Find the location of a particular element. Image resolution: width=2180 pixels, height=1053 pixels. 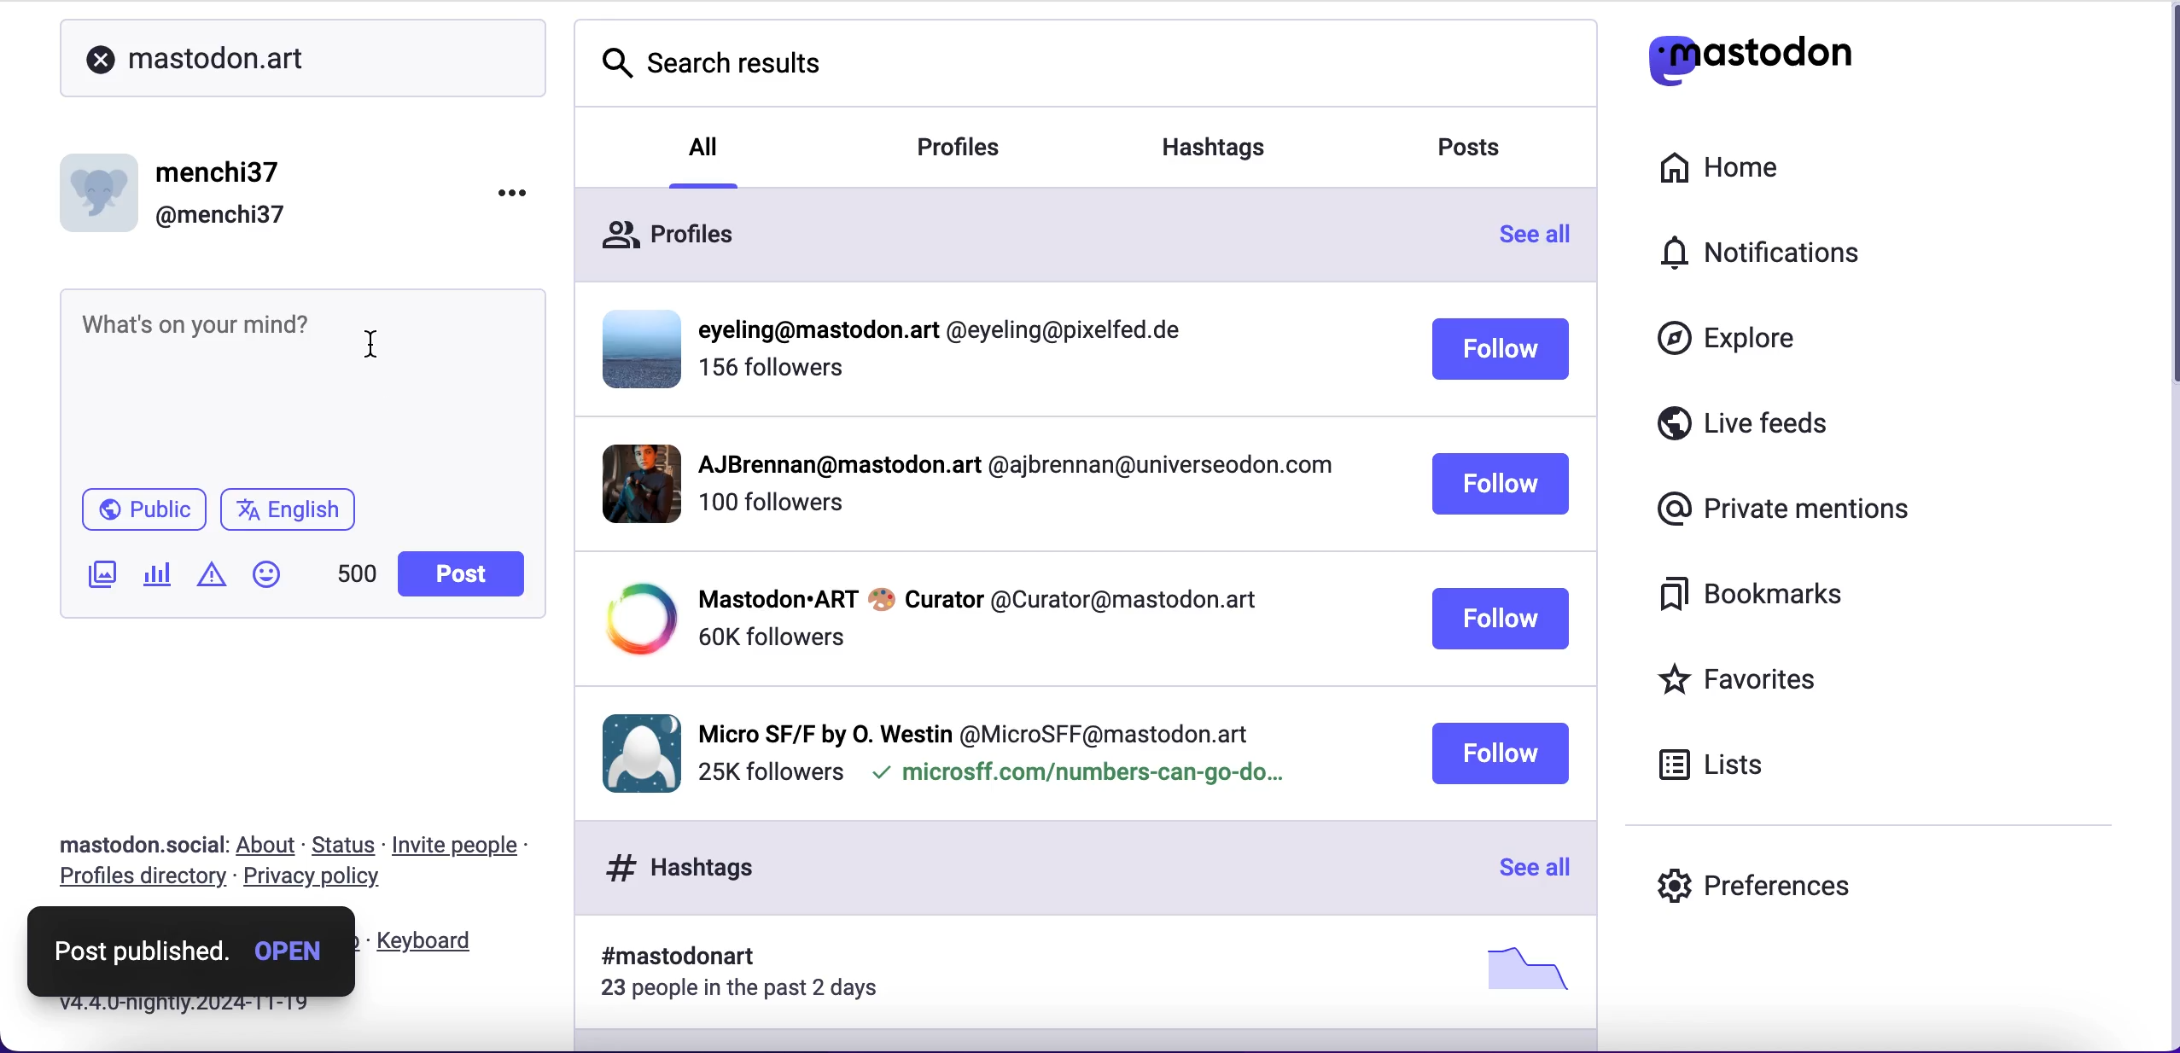

post is located at coordinates (459, 574).